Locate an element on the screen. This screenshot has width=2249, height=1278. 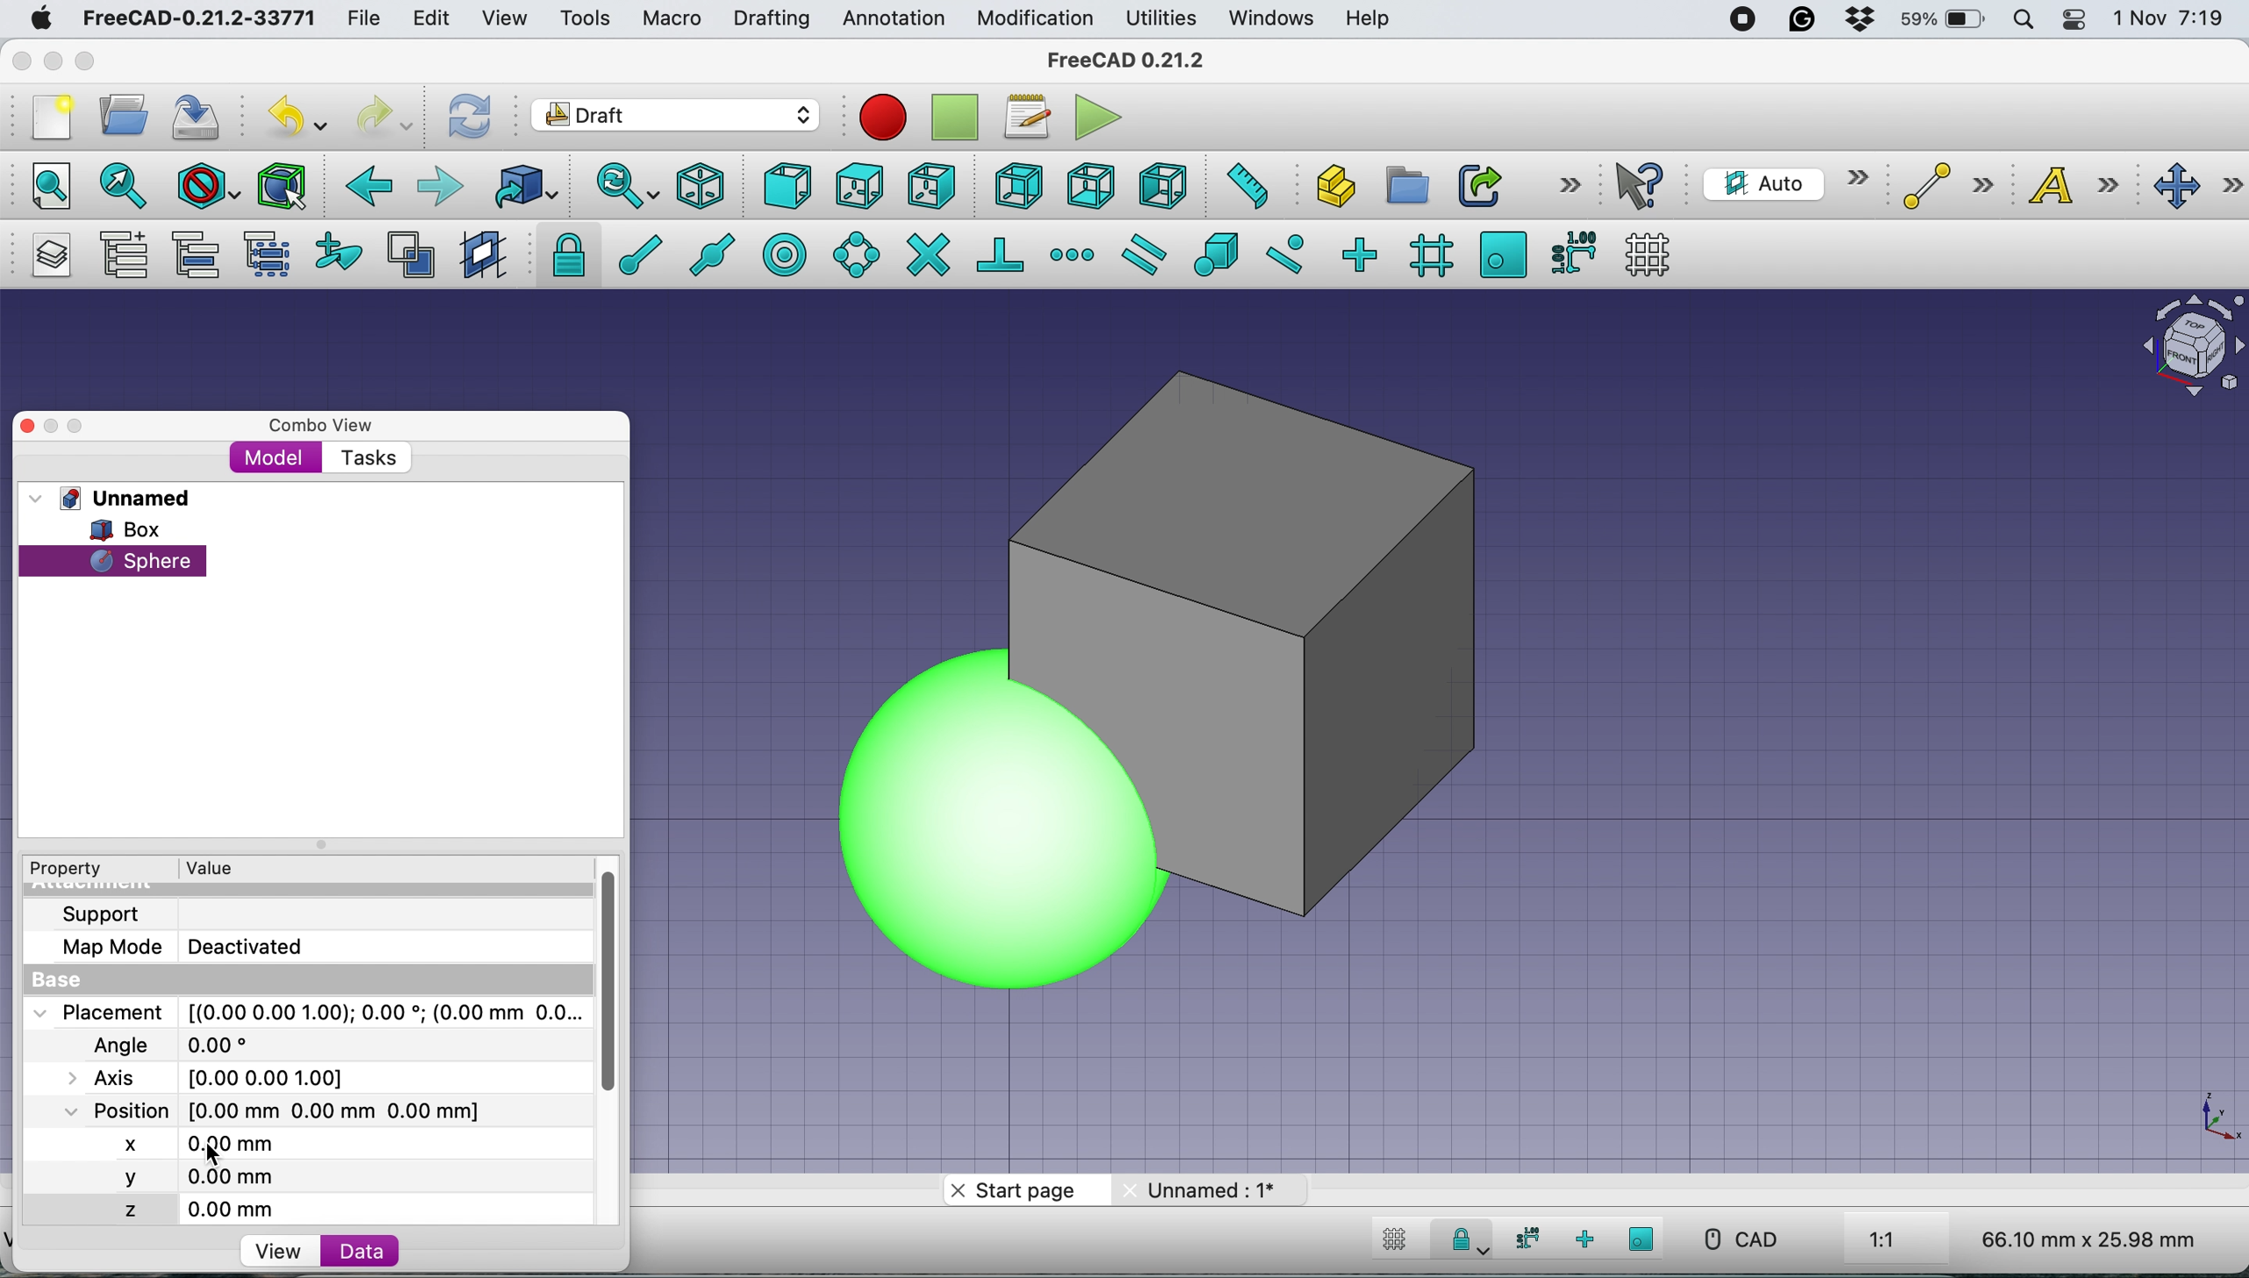
close is located at coordinates (35, 421).